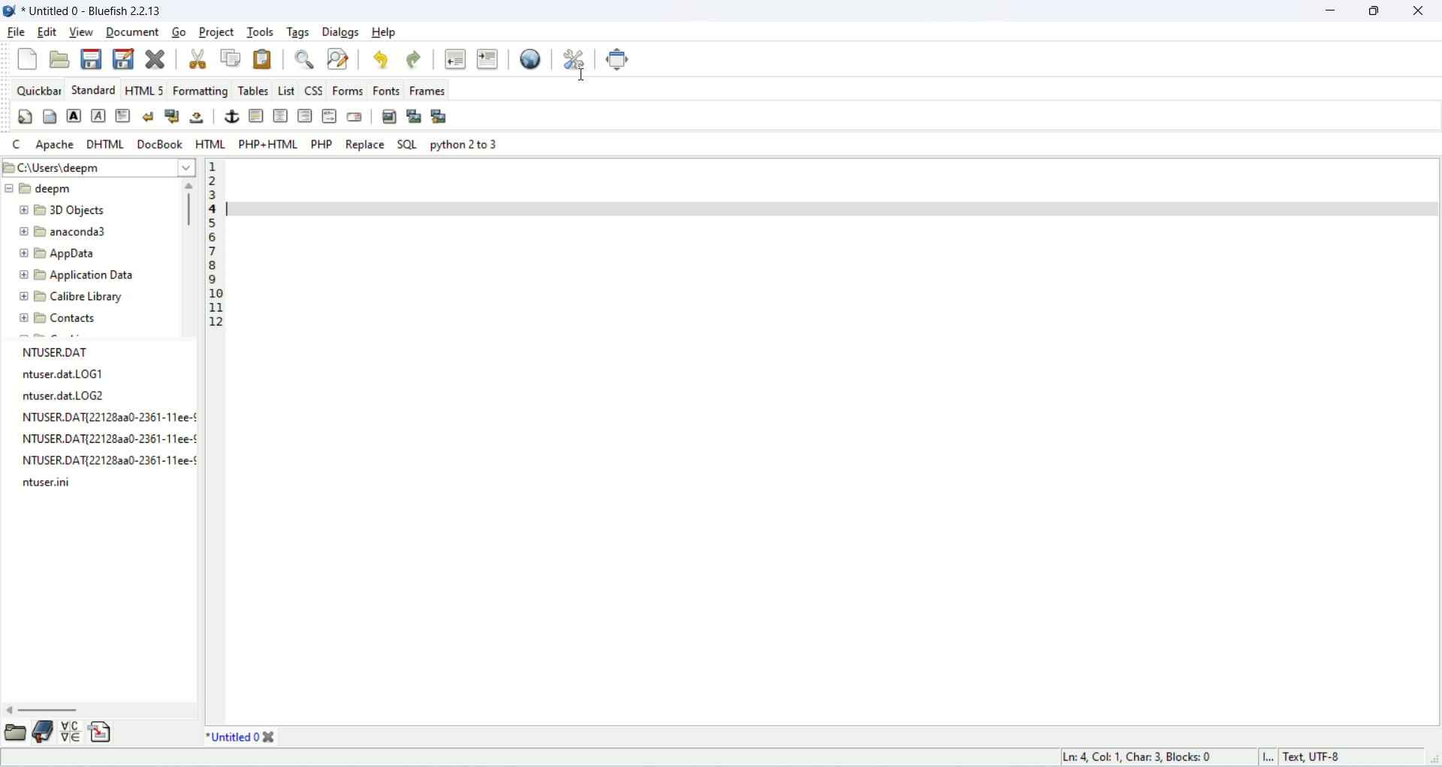 The image size is (1442, 767). Describe the element at coordinates (1315, 758) in the screenshot. I see `text, UTF-8` at that location.